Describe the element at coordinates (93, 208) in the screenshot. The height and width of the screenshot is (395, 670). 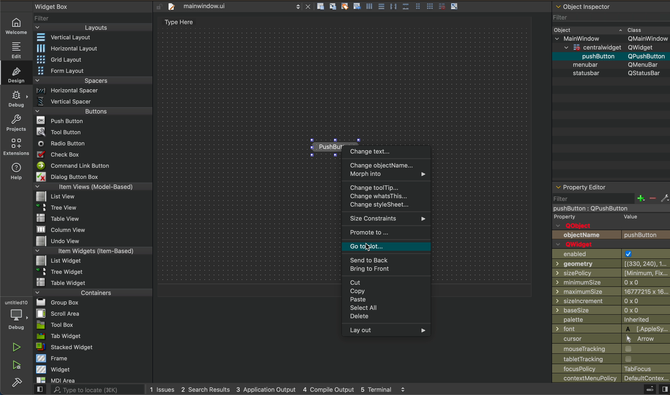
I see `tree view` at that location.